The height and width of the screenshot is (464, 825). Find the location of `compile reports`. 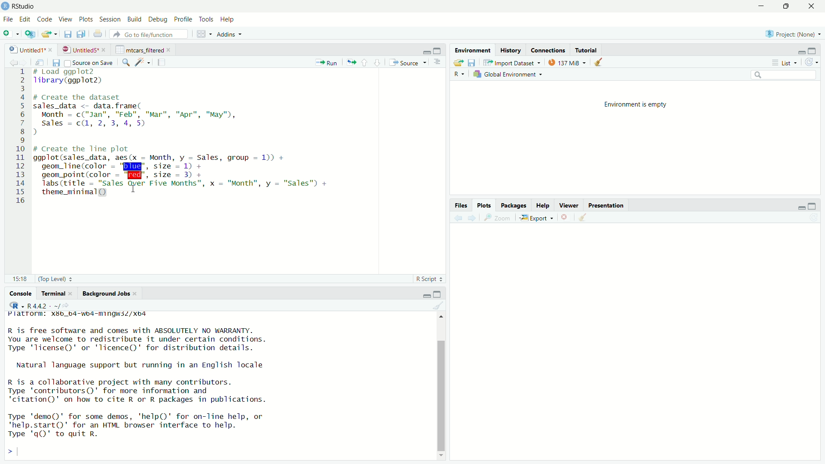

compile reports is located at coordinates (162, 62).